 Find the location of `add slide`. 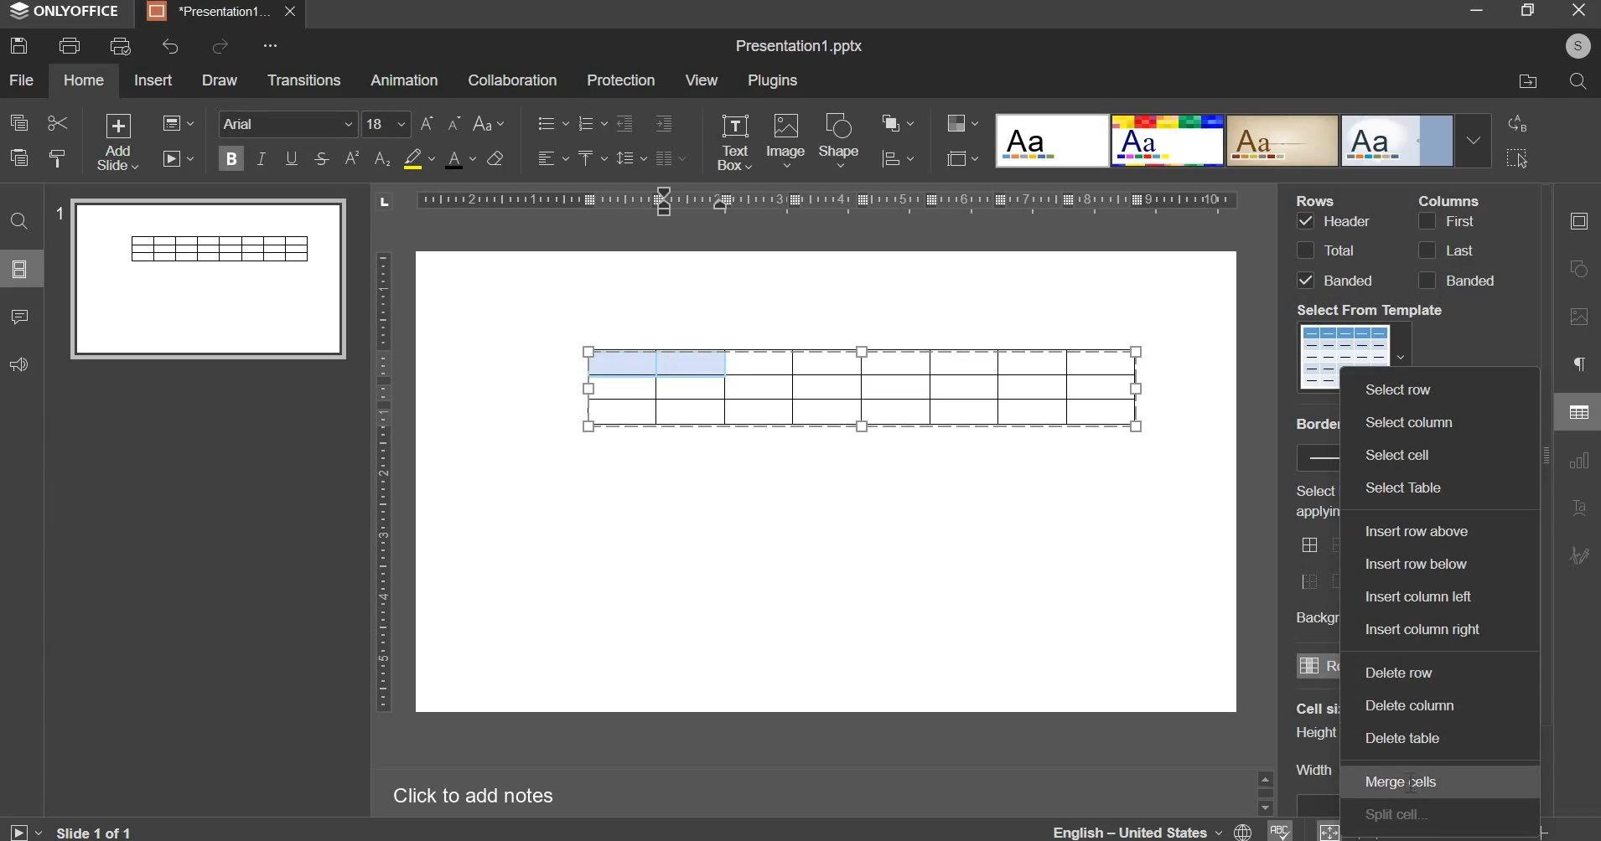

add slide is located at coordinates (118, 143).